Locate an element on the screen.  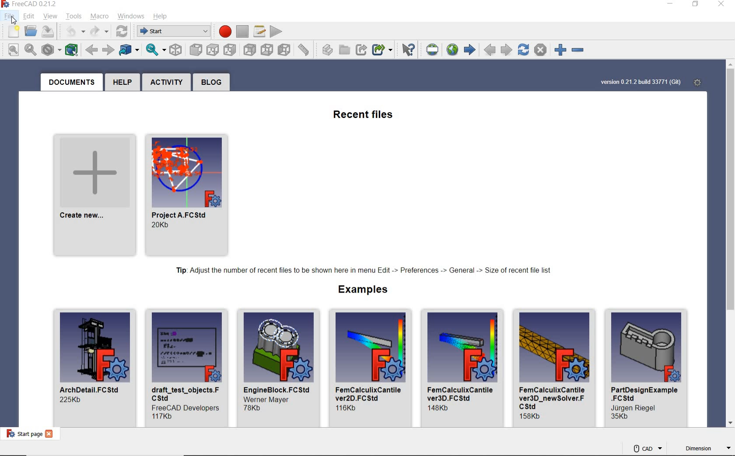
DOCUMENTS is located at coordinates (71, 82).